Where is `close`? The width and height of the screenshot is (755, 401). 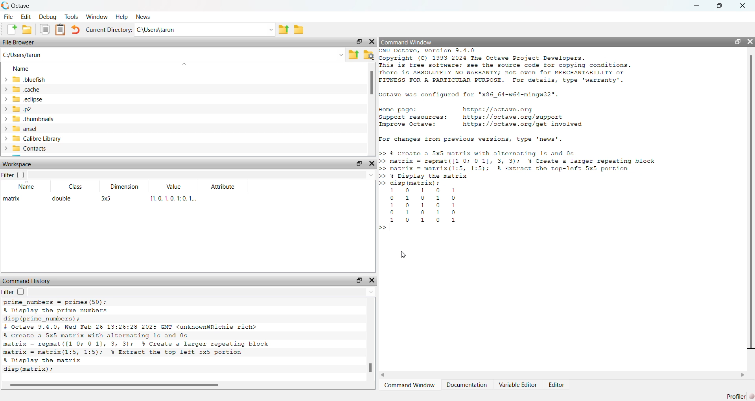
close is located at coordinates (743, 6).